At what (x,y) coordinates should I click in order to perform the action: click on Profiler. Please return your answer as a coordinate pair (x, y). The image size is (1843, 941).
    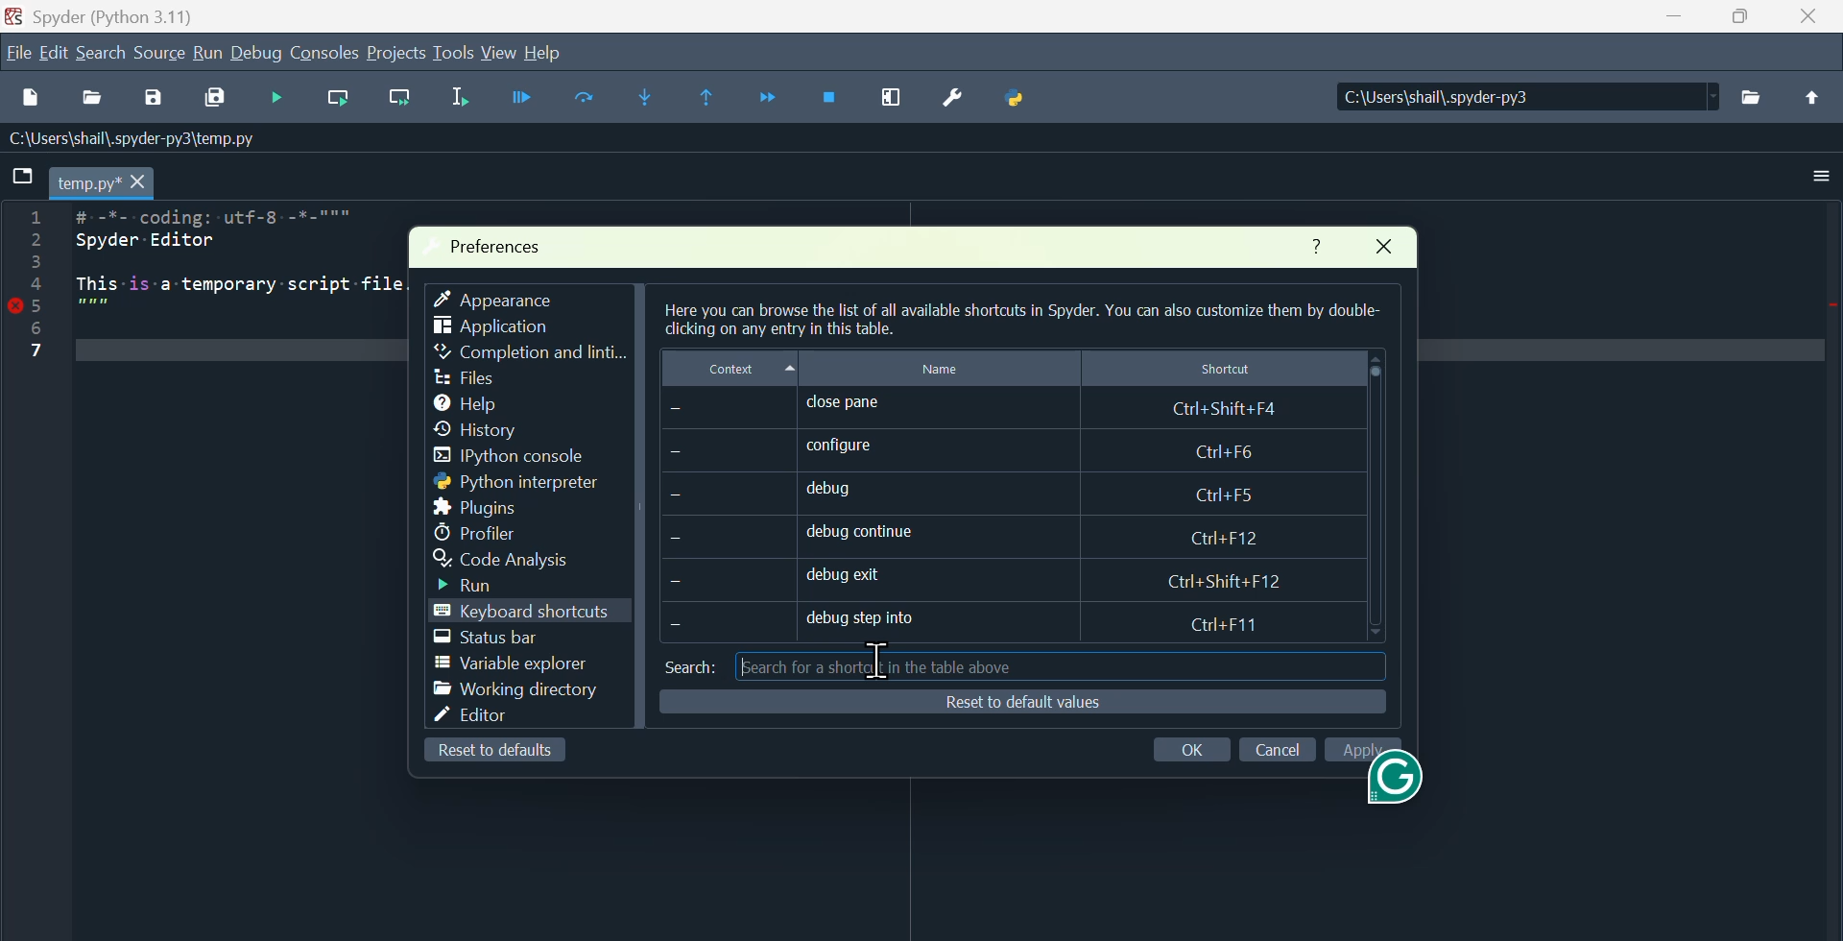
    Looking at the image, I should click on (475, 532).